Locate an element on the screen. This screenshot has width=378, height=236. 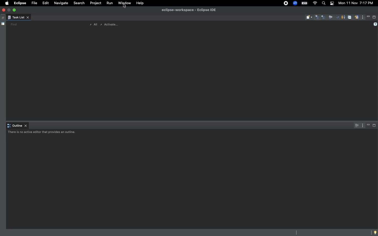
maximize is located at coordinates (15, 10).